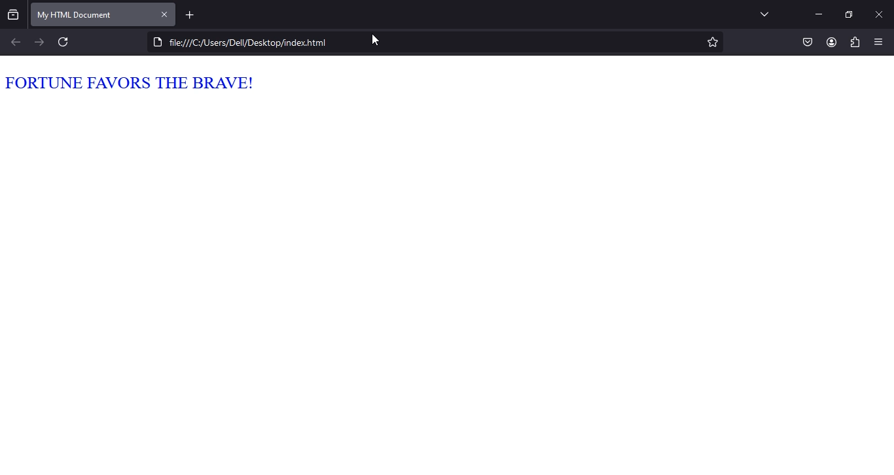  Describe the element at coordinates (714, 43) in the screenshot. I see `bookmark` at that location.